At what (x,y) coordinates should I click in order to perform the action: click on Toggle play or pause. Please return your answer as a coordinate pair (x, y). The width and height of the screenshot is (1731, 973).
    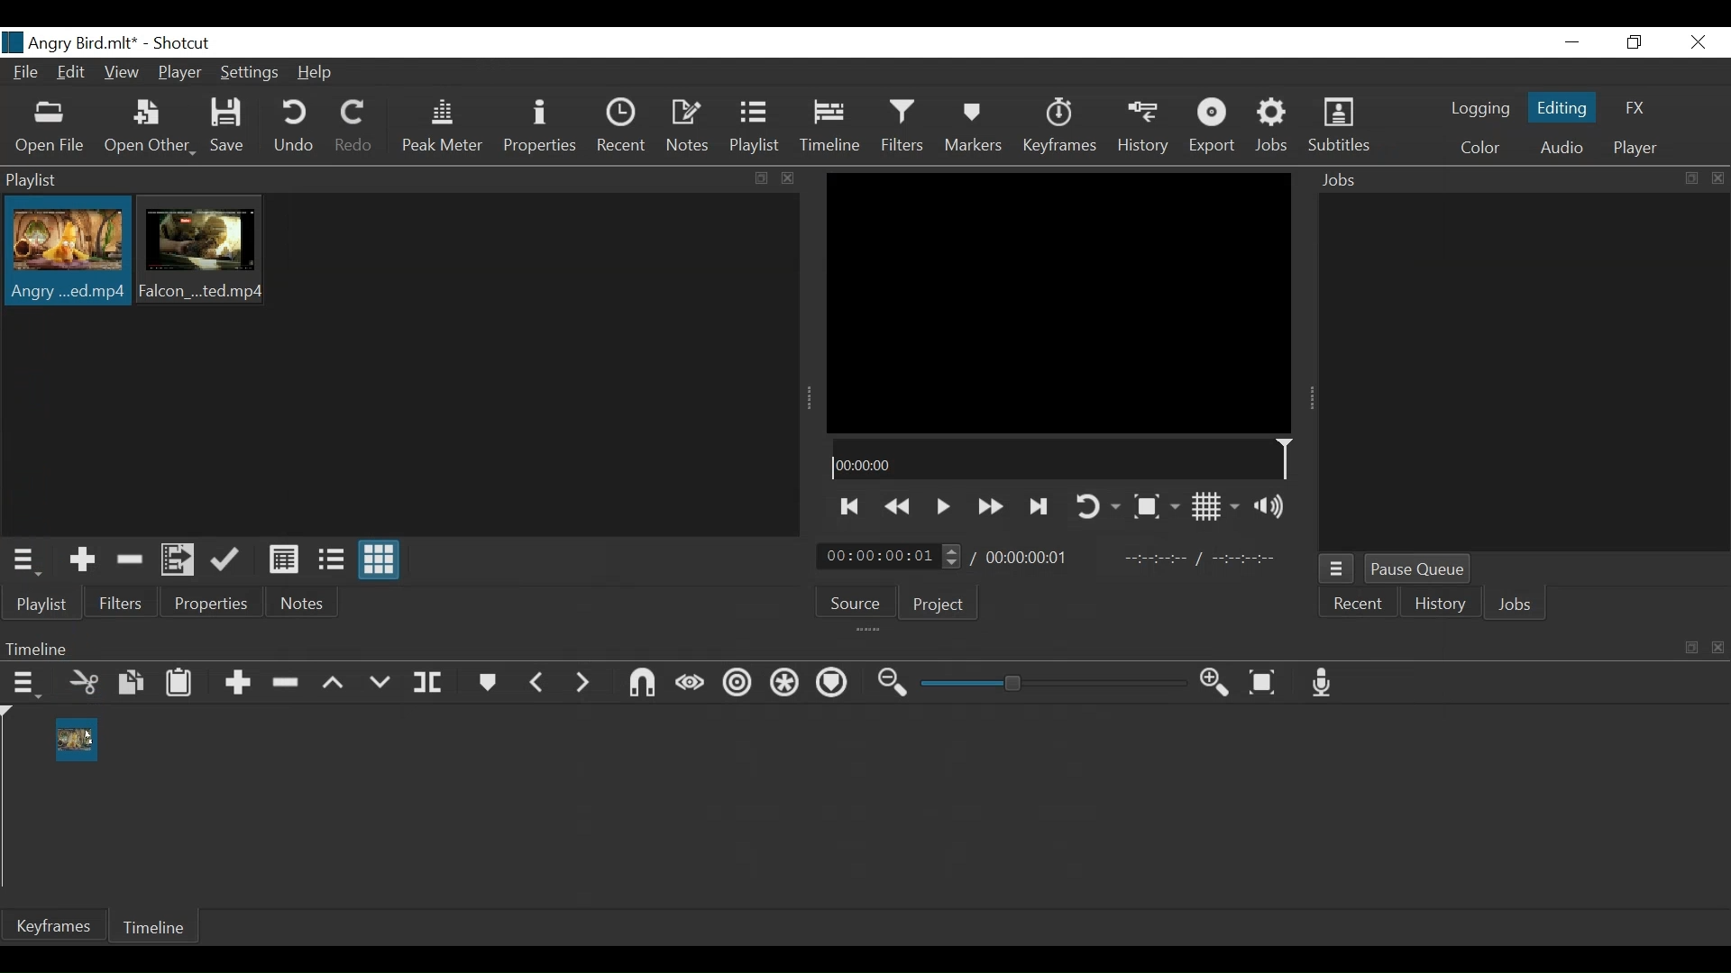
    Looking at the image, I should click on (945, 506).